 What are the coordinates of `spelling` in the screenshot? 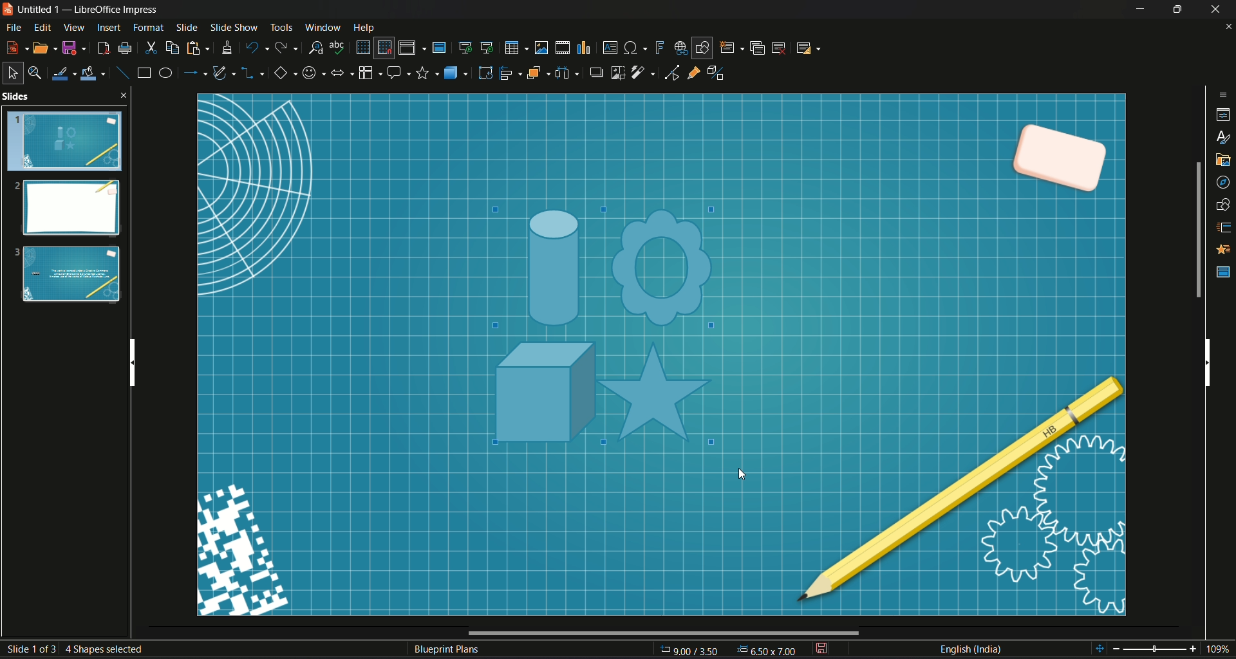 It's located at (338, 47).